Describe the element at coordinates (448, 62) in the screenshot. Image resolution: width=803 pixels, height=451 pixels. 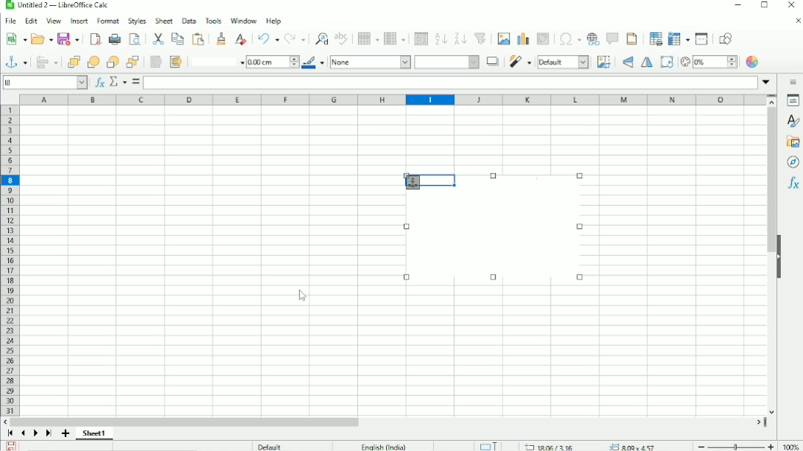
I see `area style/filling ` at that location.